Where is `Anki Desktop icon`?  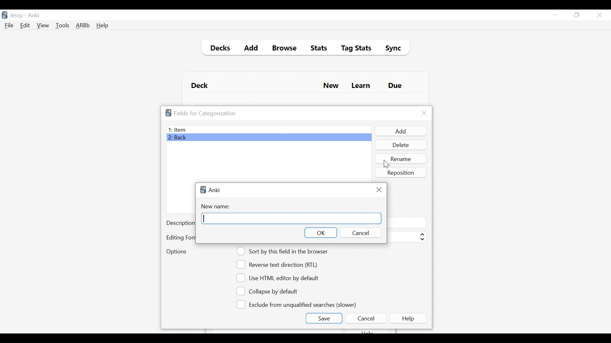 Anki Desktop icon is located at coordinates (4, 15).